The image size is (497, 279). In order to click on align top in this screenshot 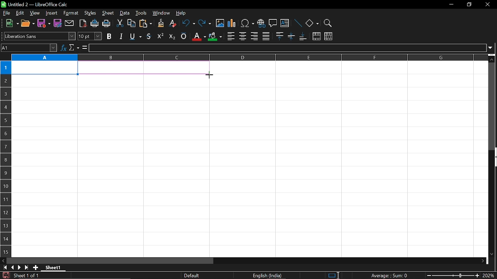, I will do `click(279, 36)`.